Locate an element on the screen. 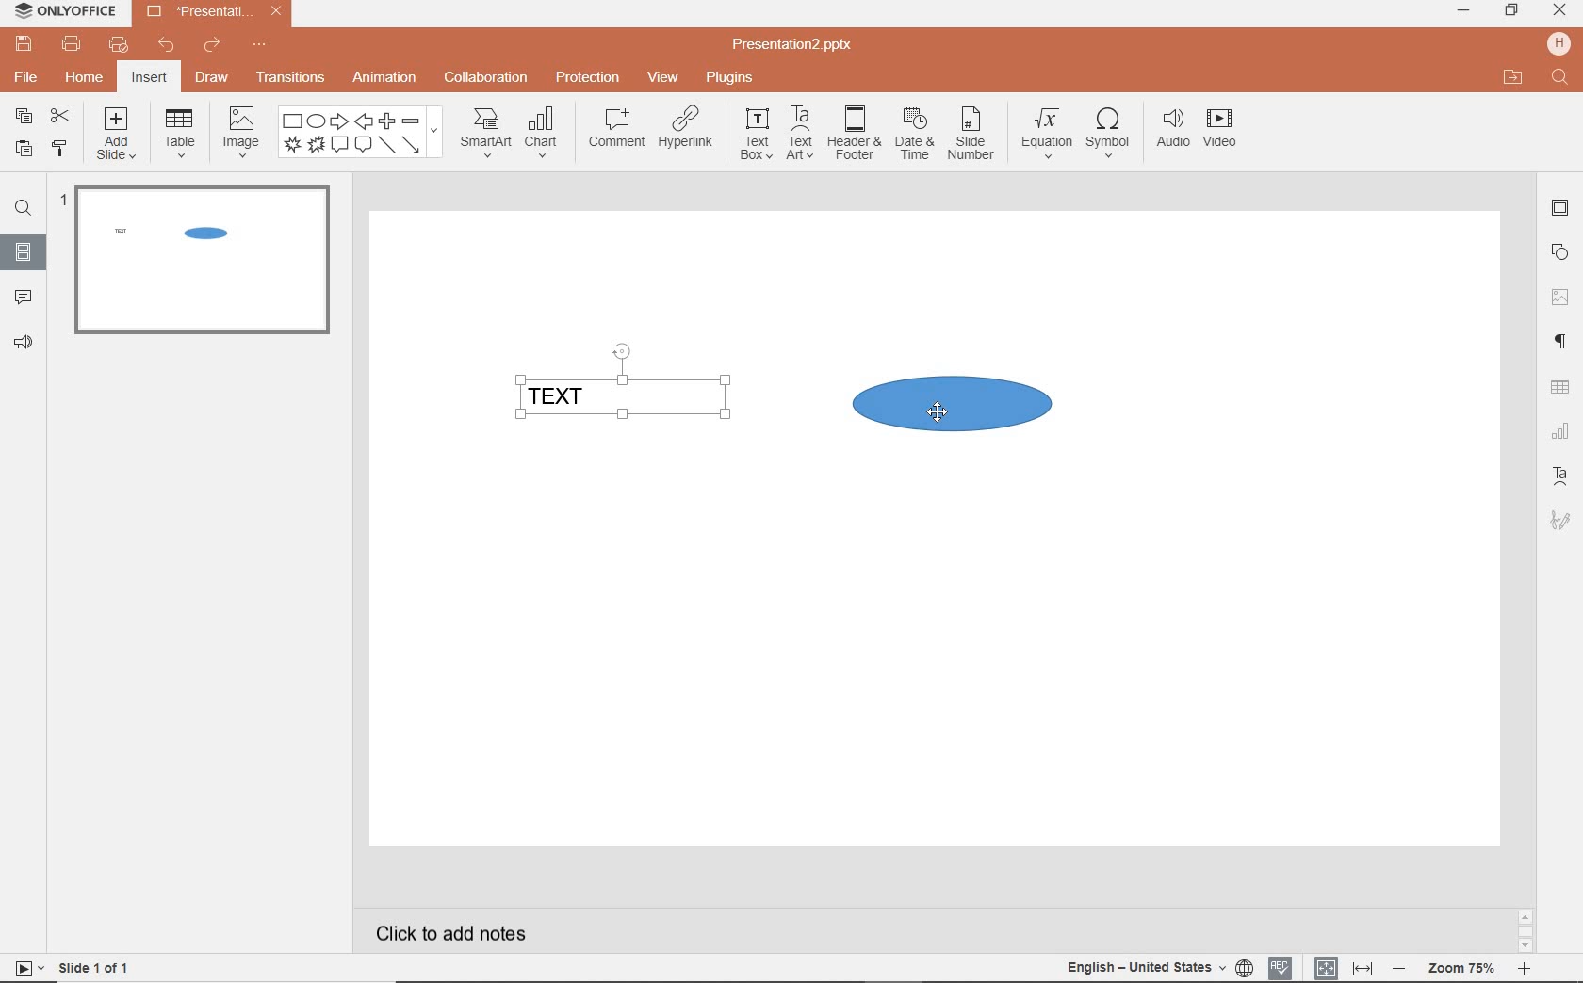  COMMENTS is located at coordinates (22, 293).